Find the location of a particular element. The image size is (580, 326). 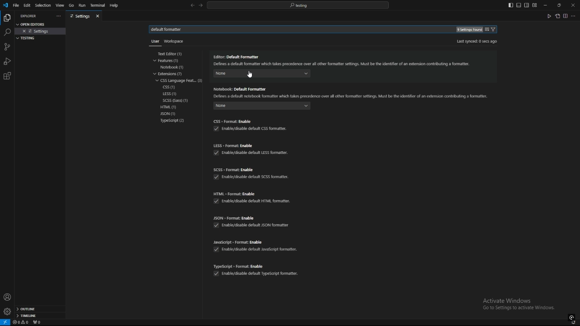

none is located at coordinates (261, 107).